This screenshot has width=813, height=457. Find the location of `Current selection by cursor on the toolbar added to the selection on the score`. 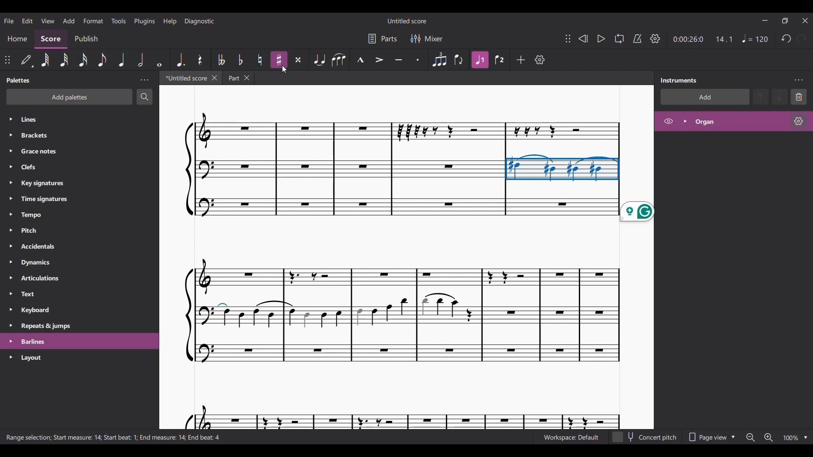

Current selection by cursor on the toolbar added to the selection on the score is located at coordinates (562, 168).